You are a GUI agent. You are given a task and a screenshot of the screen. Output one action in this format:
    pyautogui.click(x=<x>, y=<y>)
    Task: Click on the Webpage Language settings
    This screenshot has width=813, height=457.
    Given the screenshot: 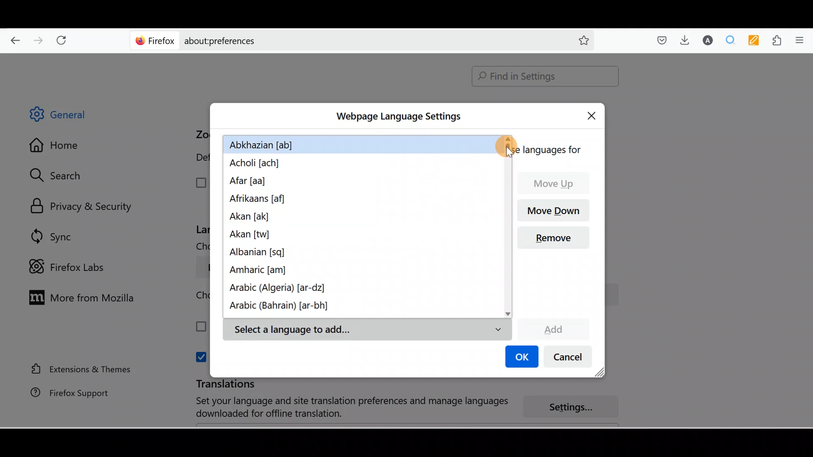 What is the action you would take?
    pyautogui.click(x=397, y=116)
    